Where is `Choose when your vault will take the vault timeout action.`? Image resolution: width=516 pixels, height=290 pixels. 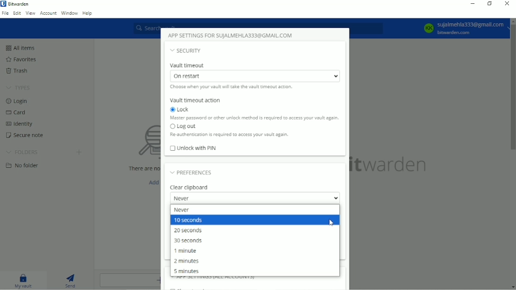
Choose when your vault will take the vault timeout action. is located at coordinates (232, 89).